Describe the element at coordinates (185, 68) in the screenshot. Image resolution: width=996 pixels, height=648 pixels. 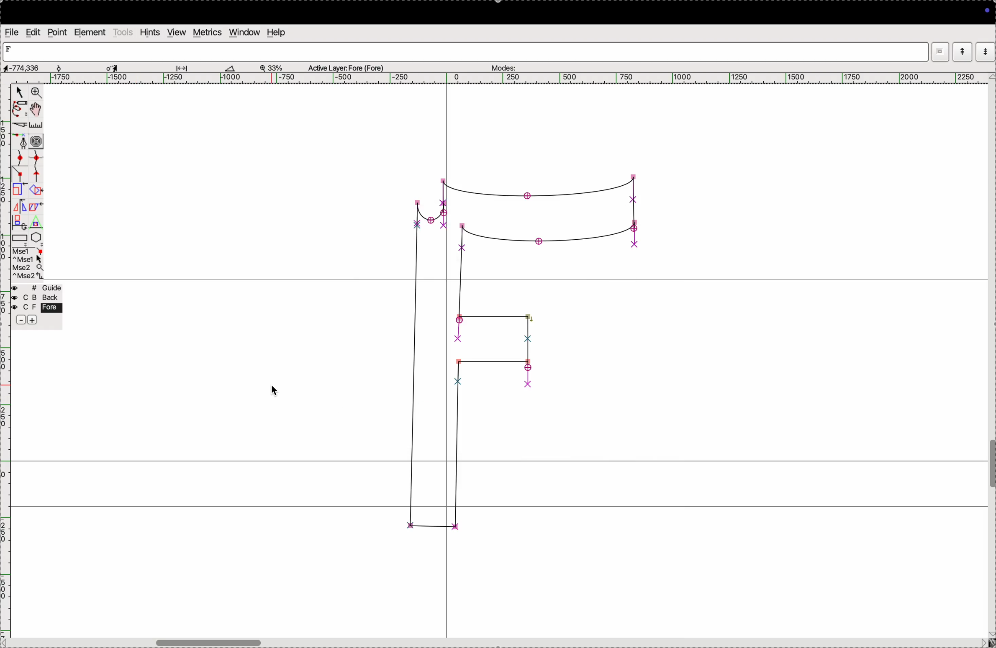
I see `glide` at that location.